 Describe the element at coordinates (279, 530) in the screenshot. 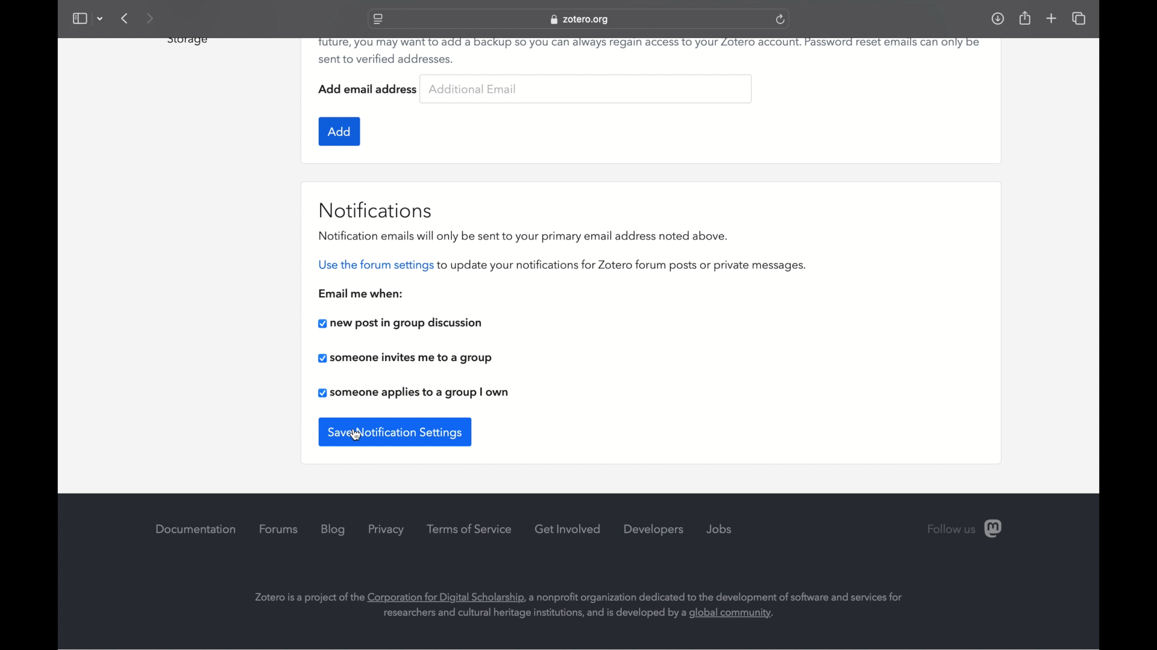

I see `forums` at that location.